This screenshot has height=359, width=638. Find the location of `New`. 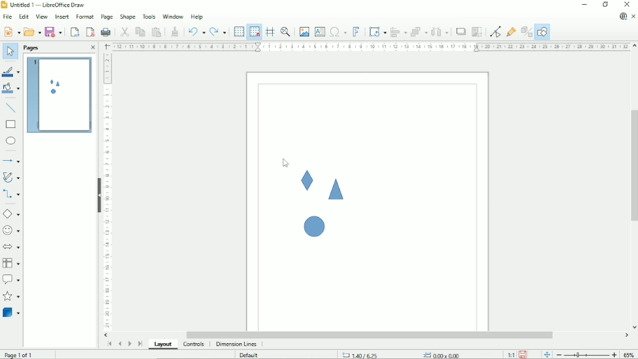

New is located at coordinates (11, 32).